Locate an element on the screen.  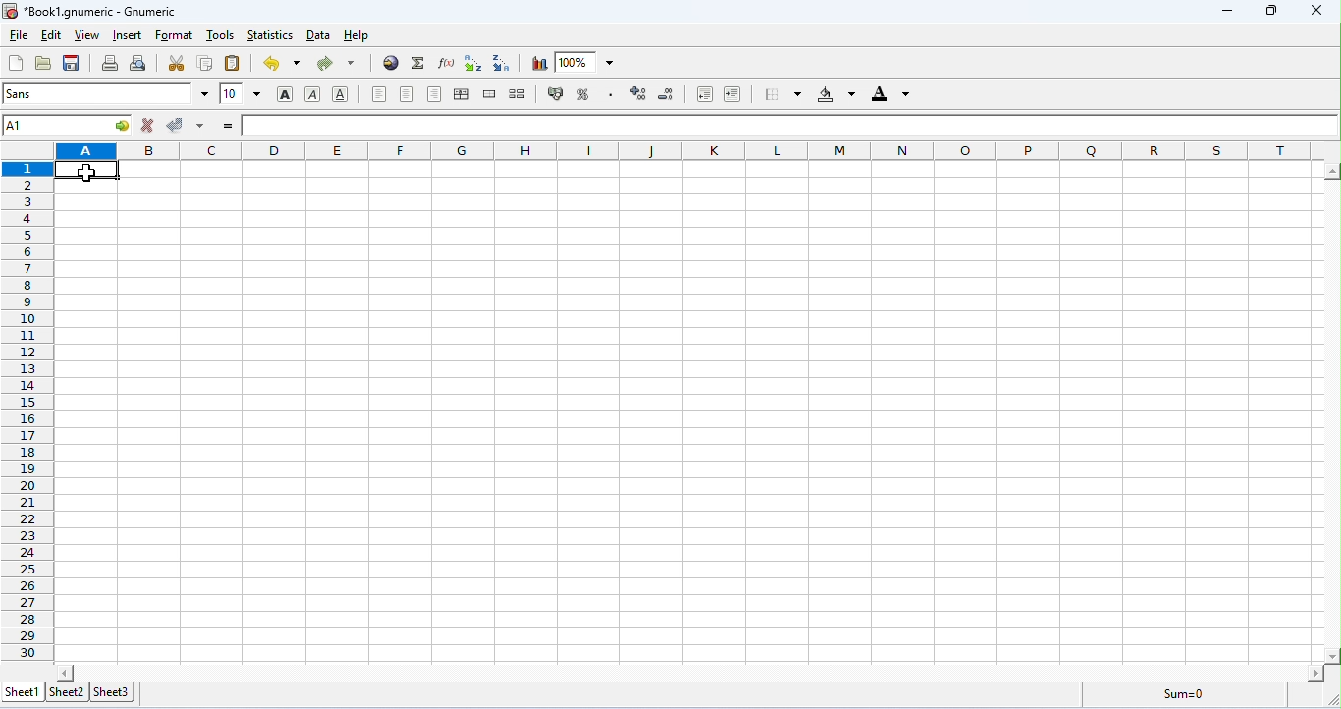
maximize is located at coordinates (1268, 11).